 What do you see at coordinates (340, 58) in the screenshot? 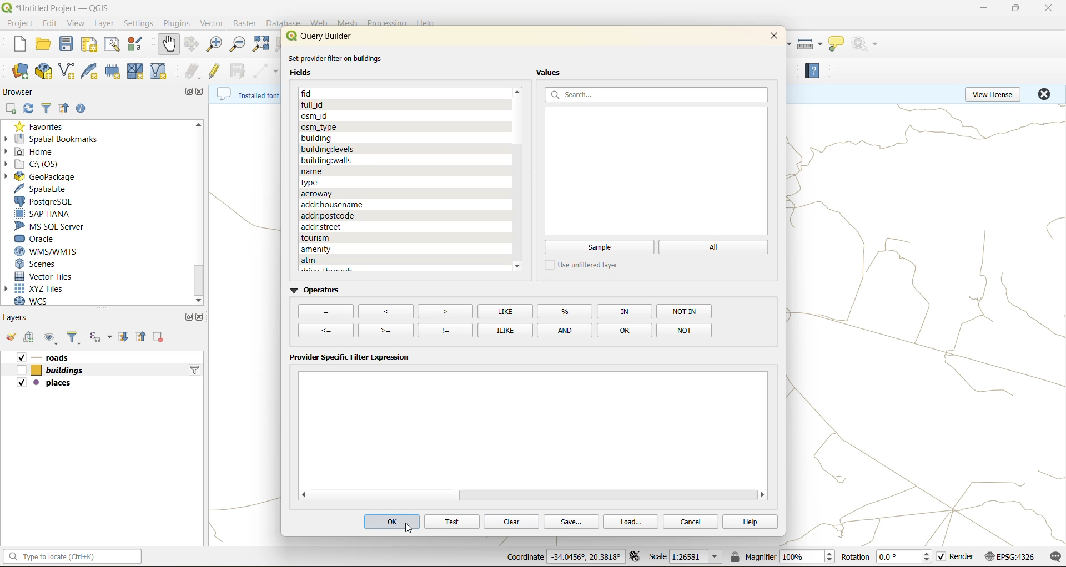
I see `set provider filter on buildings` at bounding box center [340, 58].